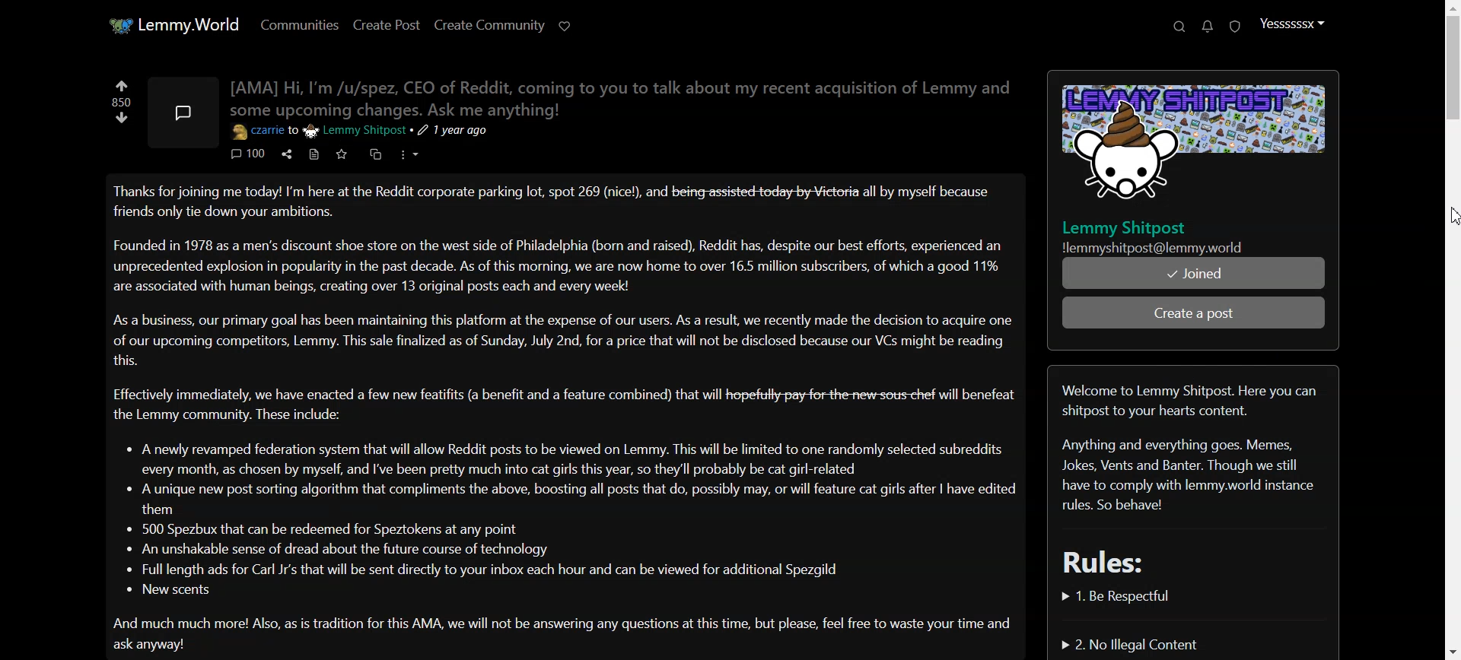 The width and height of the screenshot is (1461, 660). I want to click on Home Page, so click(174, 25).